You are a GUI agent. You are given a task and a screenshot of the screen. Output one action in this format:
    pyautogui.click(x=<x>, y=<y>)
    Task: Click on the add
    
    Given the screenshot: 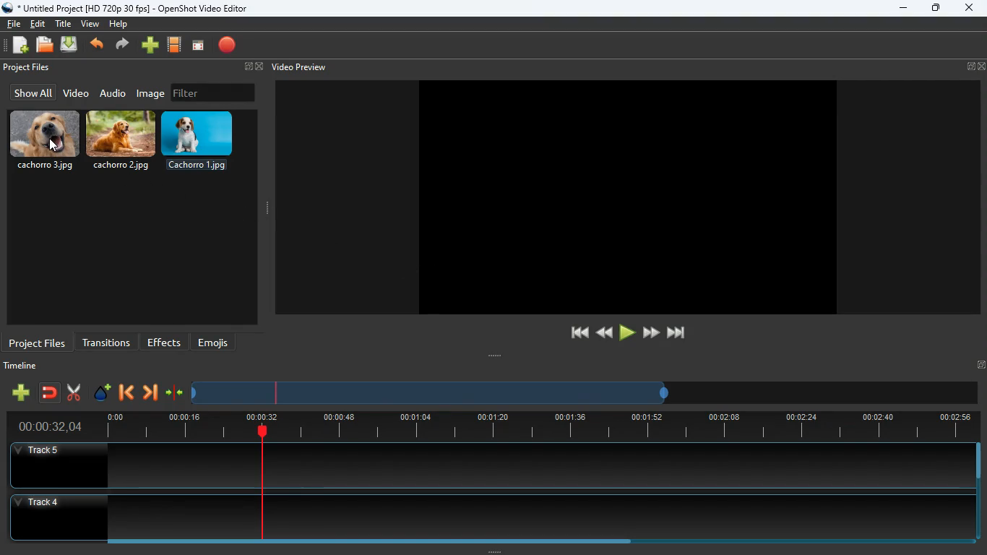 What is the action you would take?
    pyautogui.click(x=150, y=46)
    